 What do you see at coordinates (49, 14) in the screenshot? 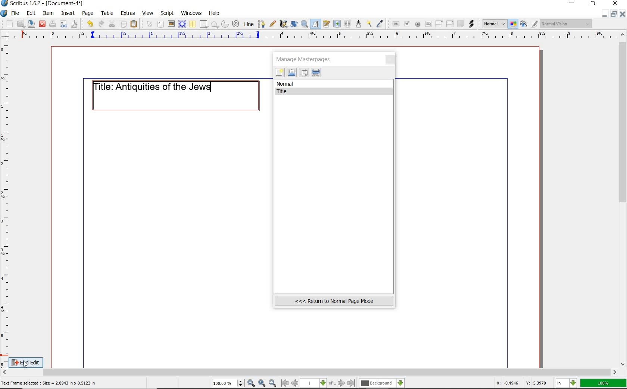
I see `item` at bounding box center [49, 14].